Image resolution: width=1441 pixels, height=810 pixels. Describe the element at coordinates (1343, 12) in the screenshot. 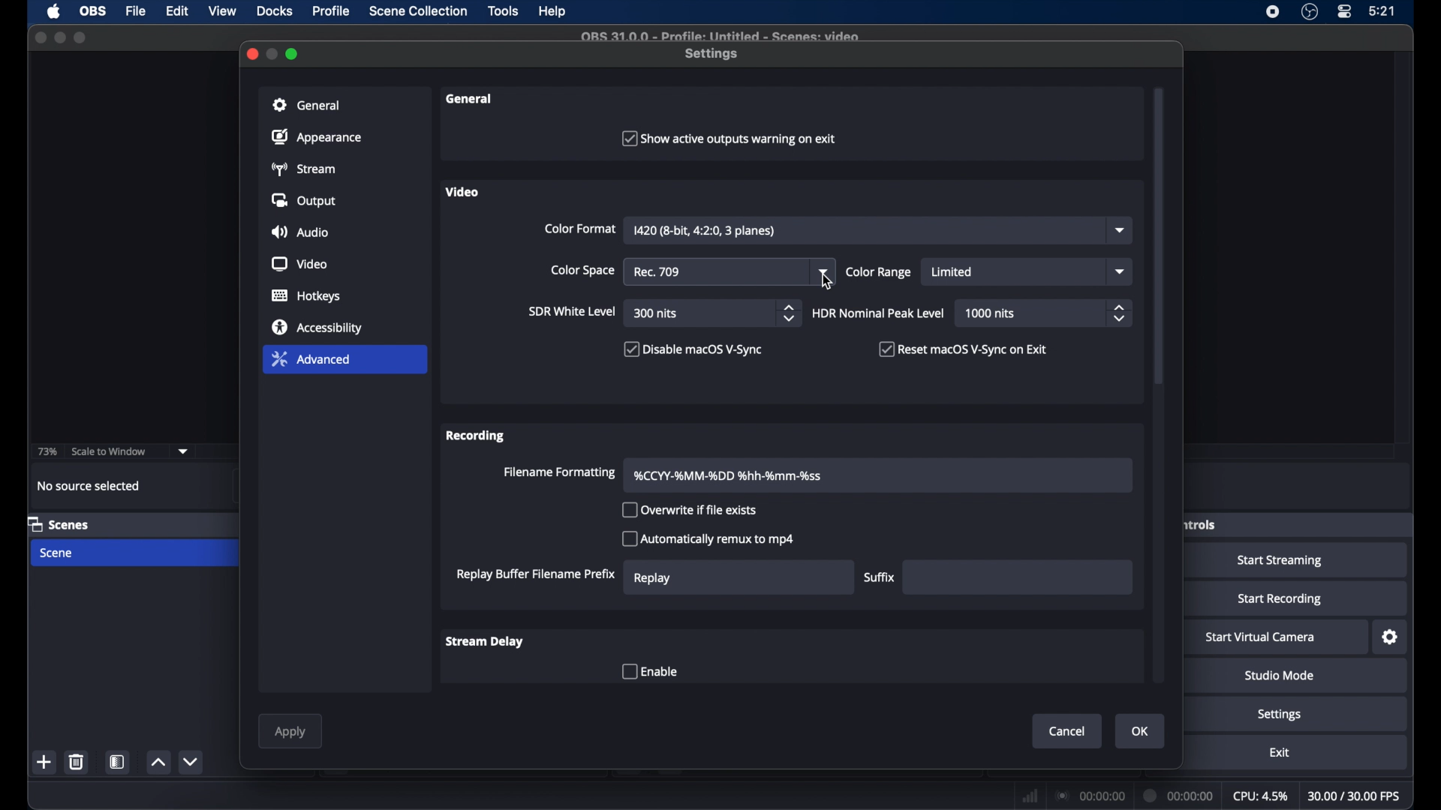

I see `control center` at that location.